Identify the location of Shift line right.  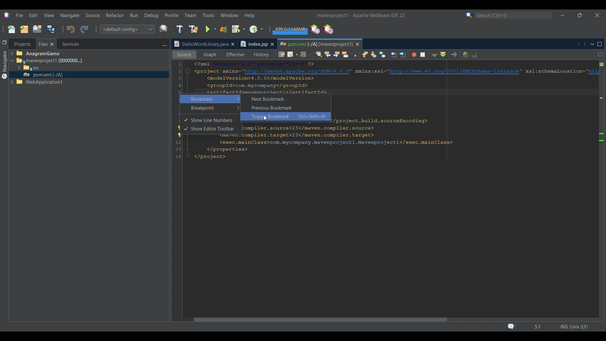
(401, 54).